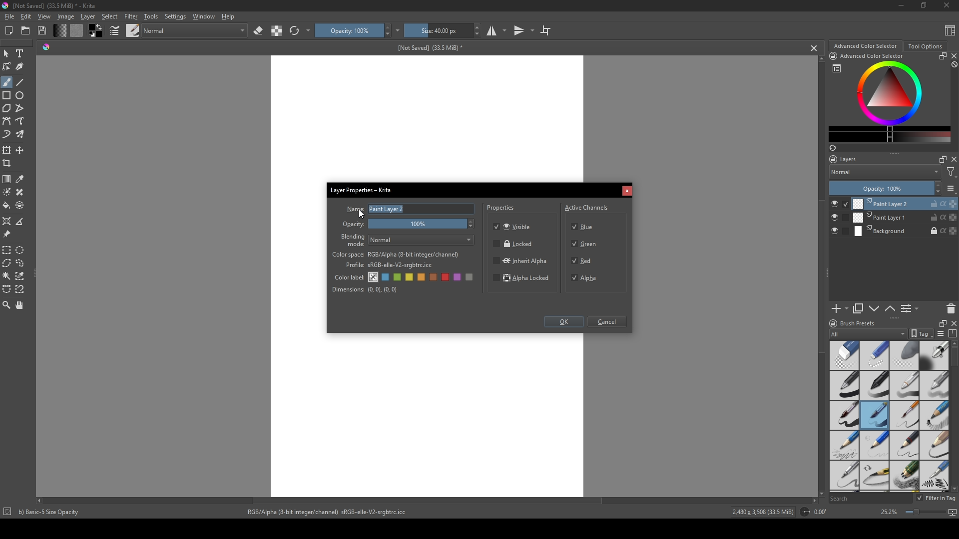 Image resolution: width=959 pixels, height=539 pixels. I want to click on crop, so click(9, 163).